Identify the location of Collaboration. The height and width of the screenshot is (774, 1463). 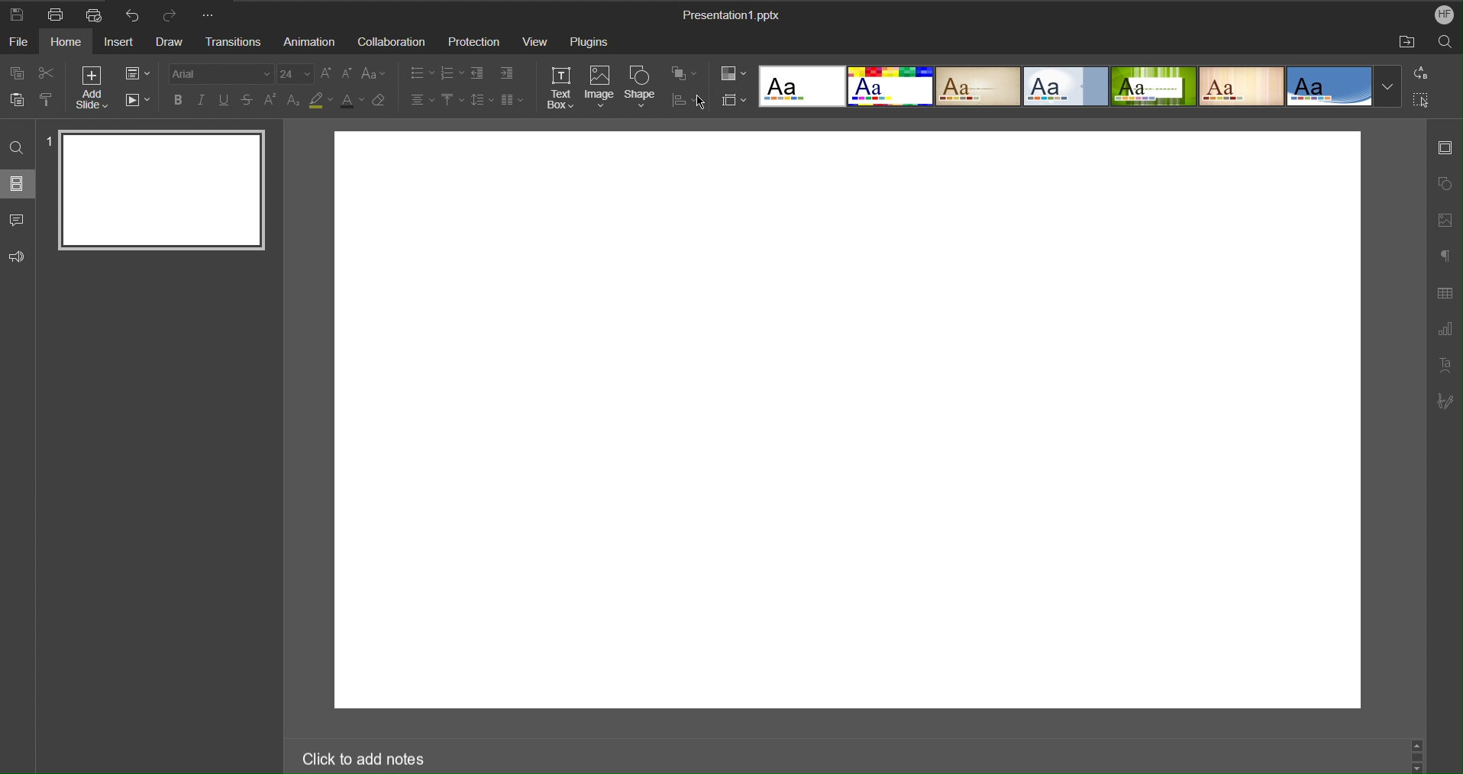
(389, 40).